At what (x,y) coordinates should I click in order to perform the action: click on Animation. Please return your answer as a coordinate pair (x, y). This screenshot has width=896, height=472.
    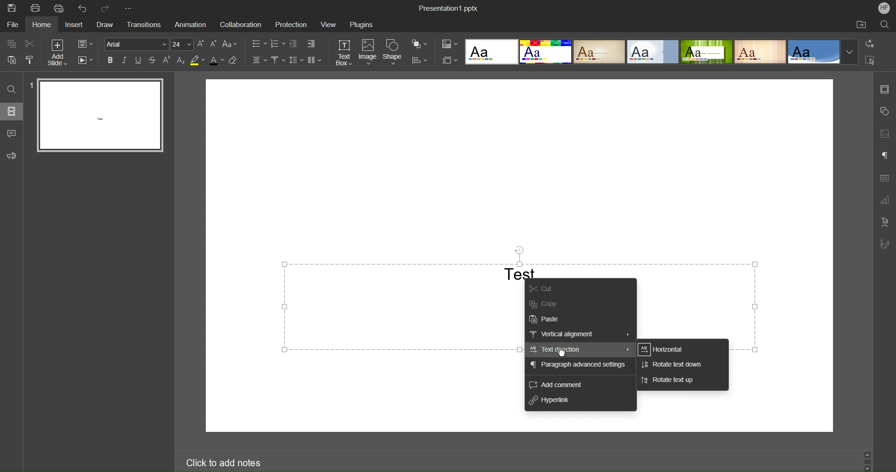
    Looking at the image, I should click on (191, 24).